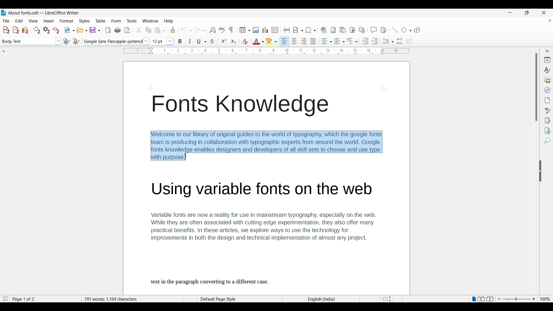  I want to click on Fonts Knowledge, so click(240, 105).